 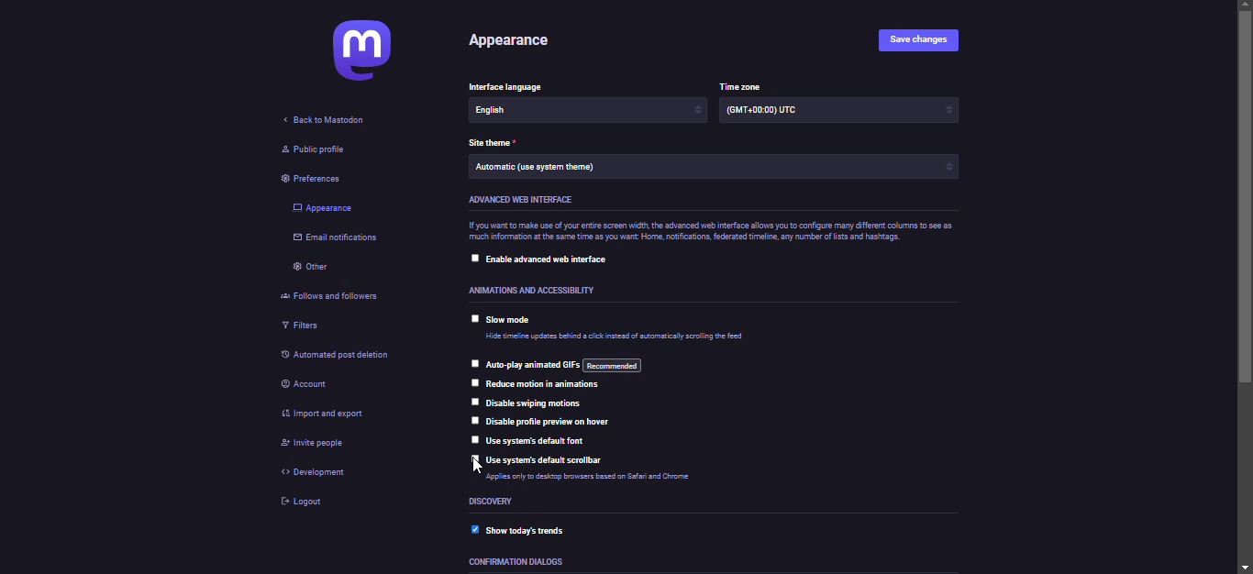 I want to click on language, so click(x=511, y=84).